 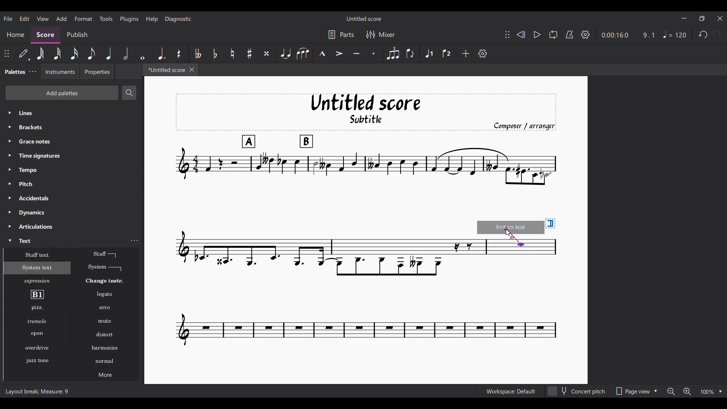 What do you see at coordinates (105, 308) in the screenshot?
I see `Arko` at bounding box center [105, 308].